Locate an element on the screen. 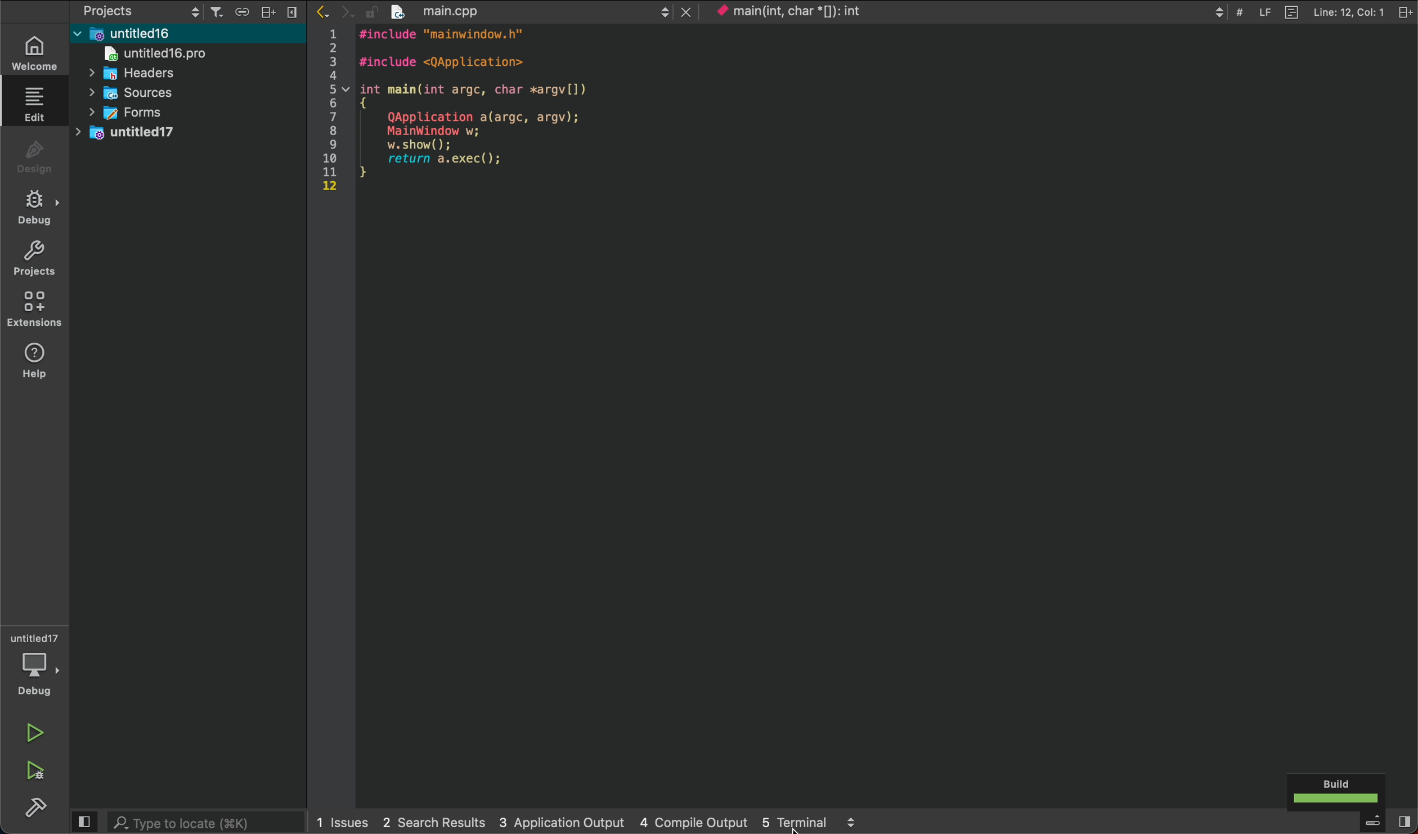  Issues is located at coordinates (343, 821).